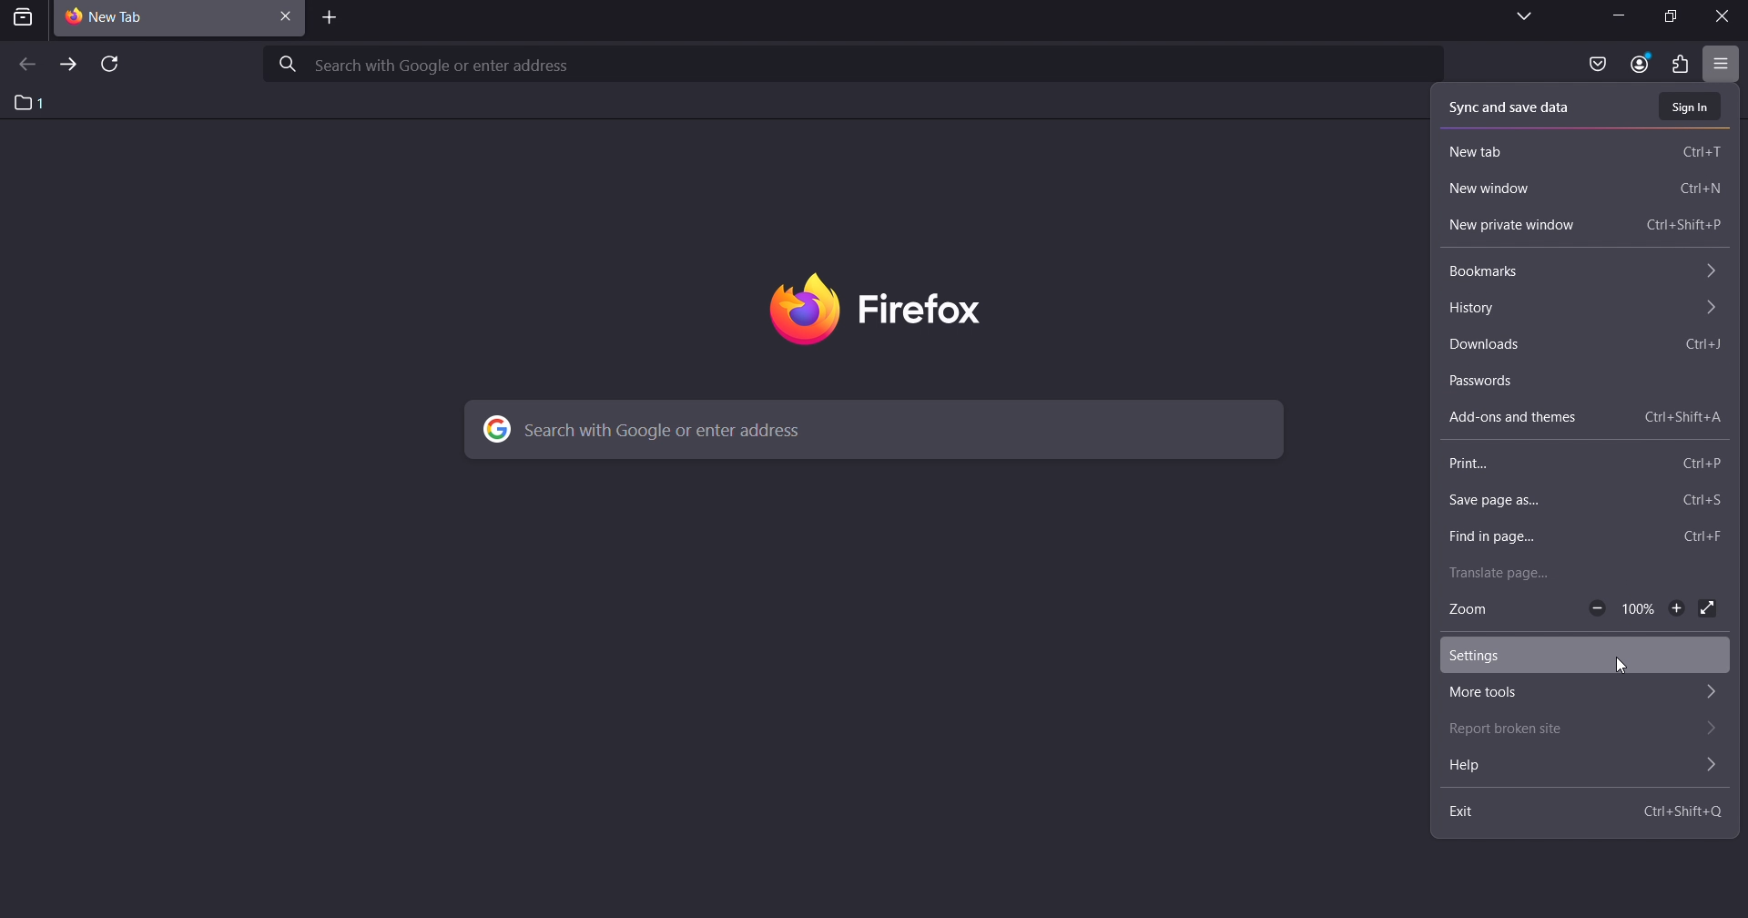  What do you see at coordinates (1640, 62) in the screenshot?
I see `account` at bounding box center [1640, 62].